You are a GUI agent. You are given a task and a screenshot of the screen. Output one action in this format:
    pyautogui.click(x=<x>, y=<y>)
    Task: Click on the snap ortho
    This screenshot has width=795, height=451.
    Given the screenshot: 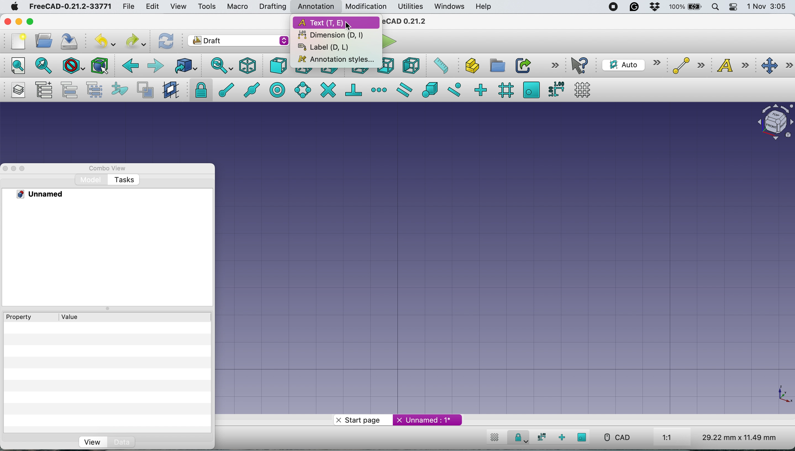 What is the action you would take?
    pyautogui.click(x=481, y=90)
    